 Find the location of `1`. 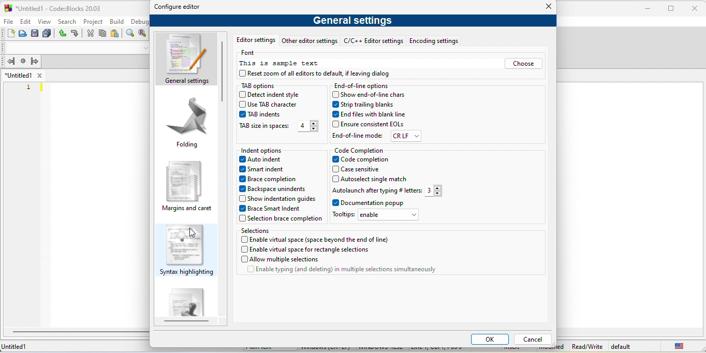

1 is located at coordinates (30, 88).